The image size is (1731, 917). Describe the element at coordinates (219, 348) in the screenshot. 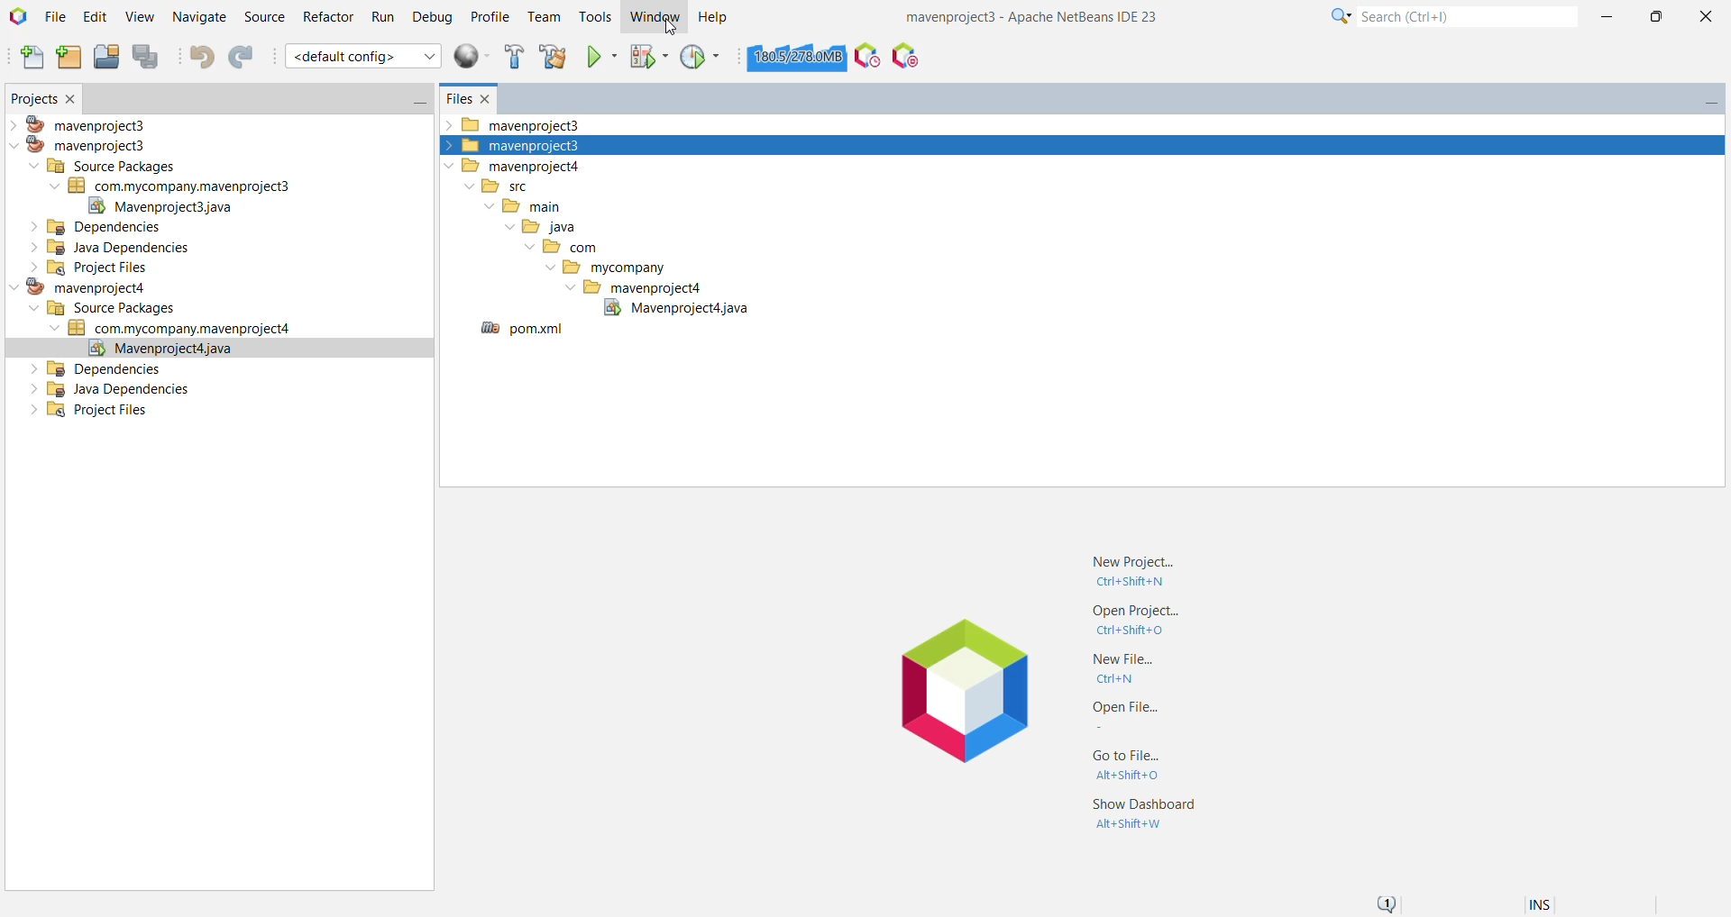

I see `Mavenproject.java` at that location.